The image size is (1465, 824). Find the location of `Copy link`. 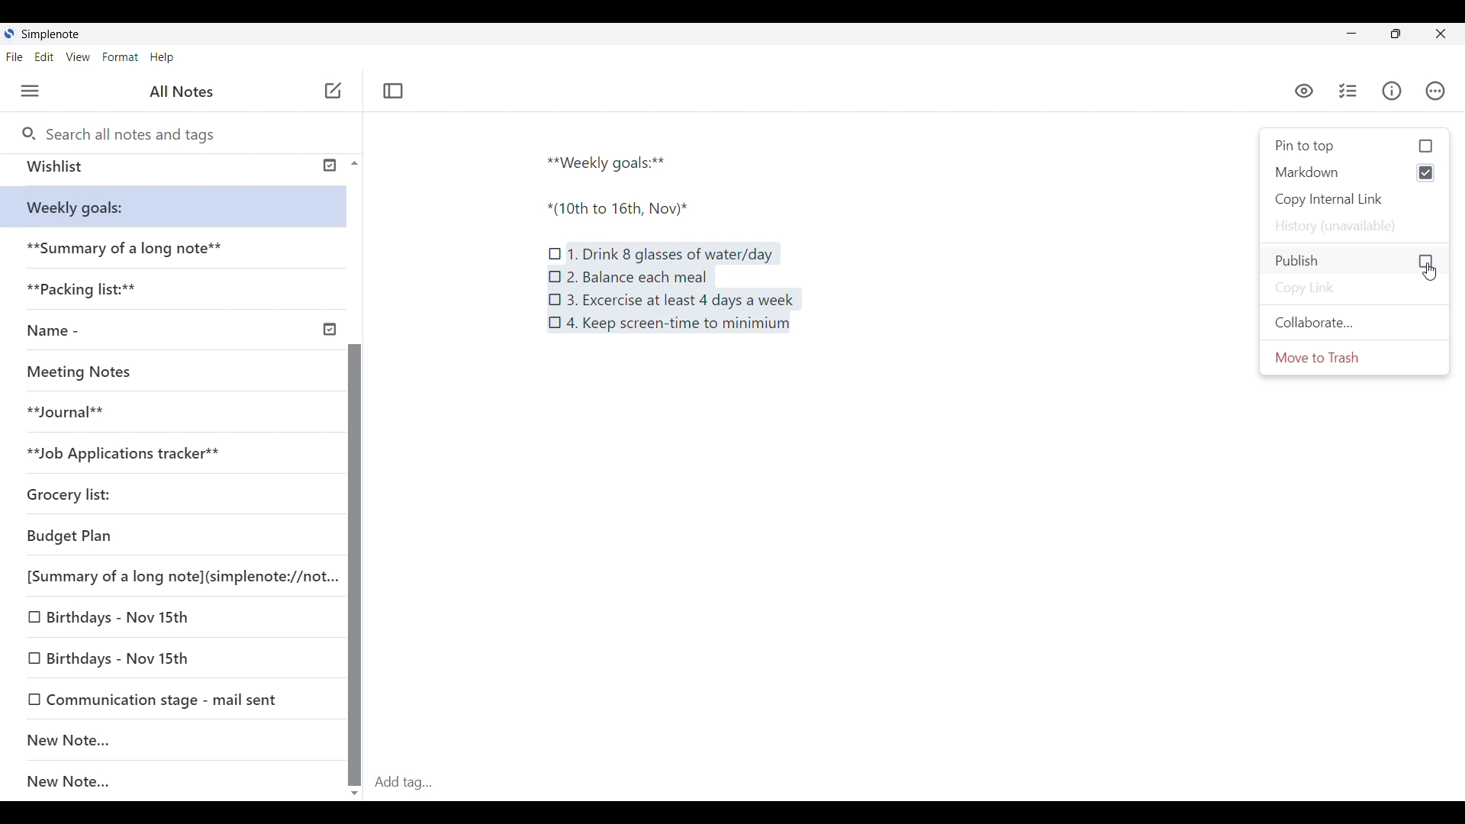

Copy link is located at coordinates (1309, 288).